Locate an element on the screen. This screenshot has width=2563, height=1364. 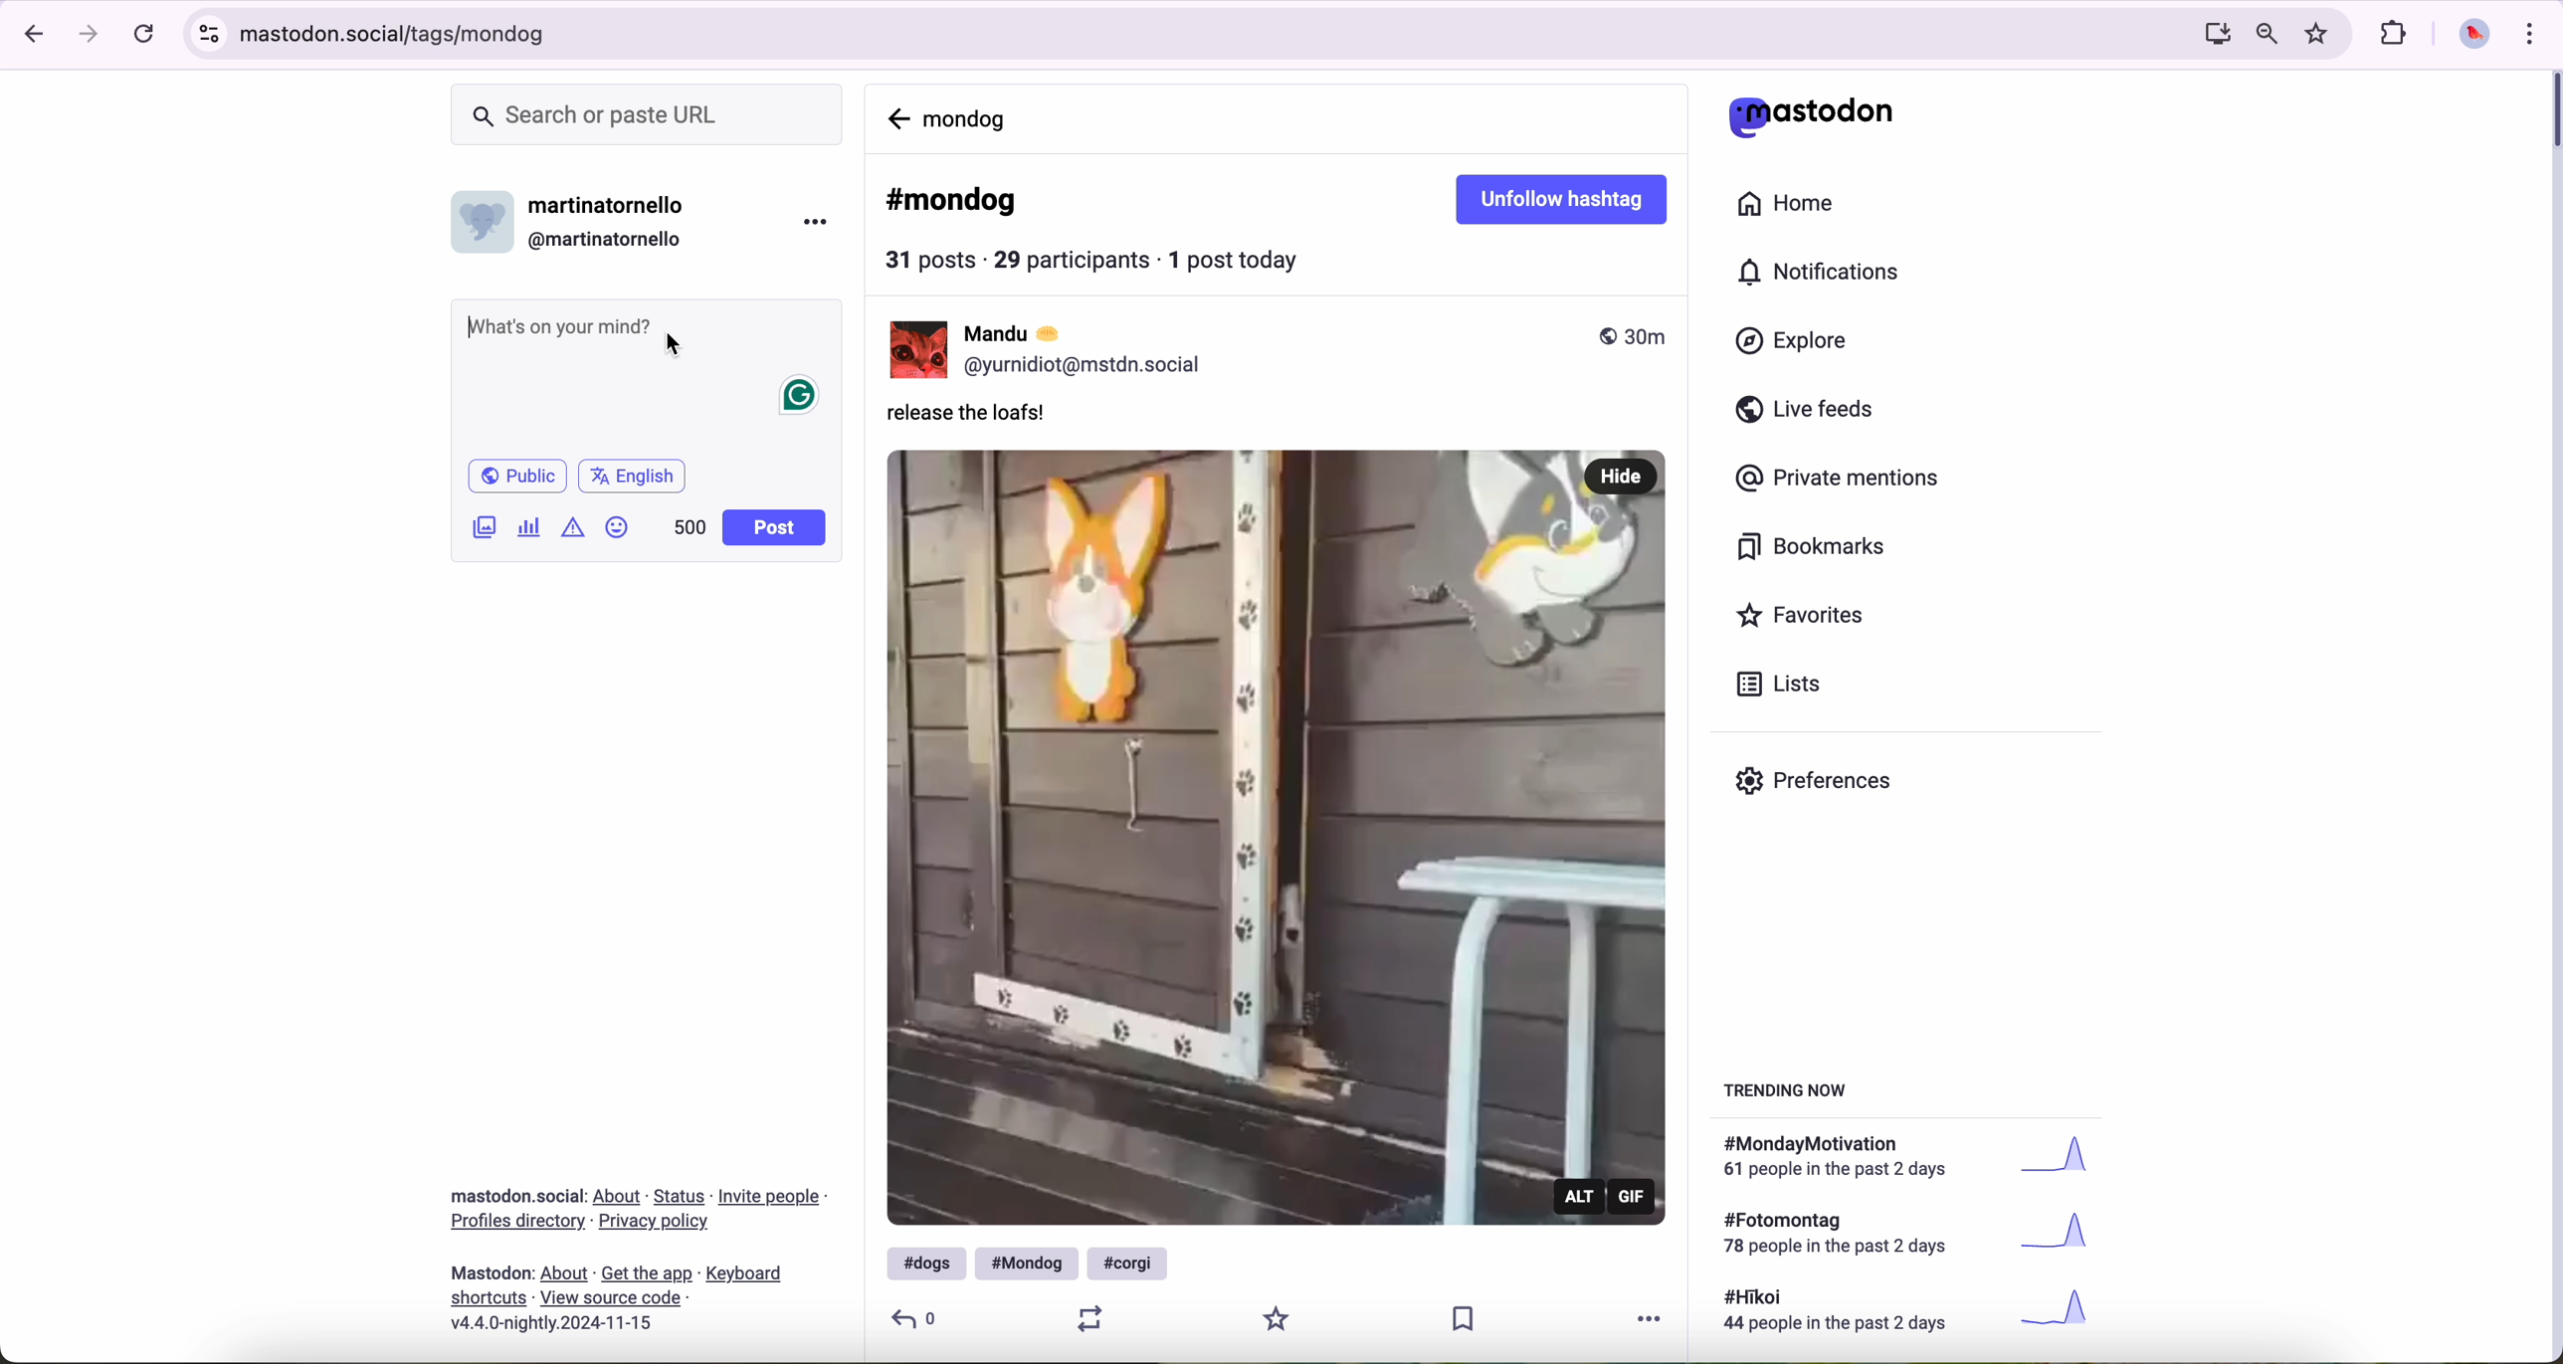
cursor on post message is located at coordinates (681, 343).